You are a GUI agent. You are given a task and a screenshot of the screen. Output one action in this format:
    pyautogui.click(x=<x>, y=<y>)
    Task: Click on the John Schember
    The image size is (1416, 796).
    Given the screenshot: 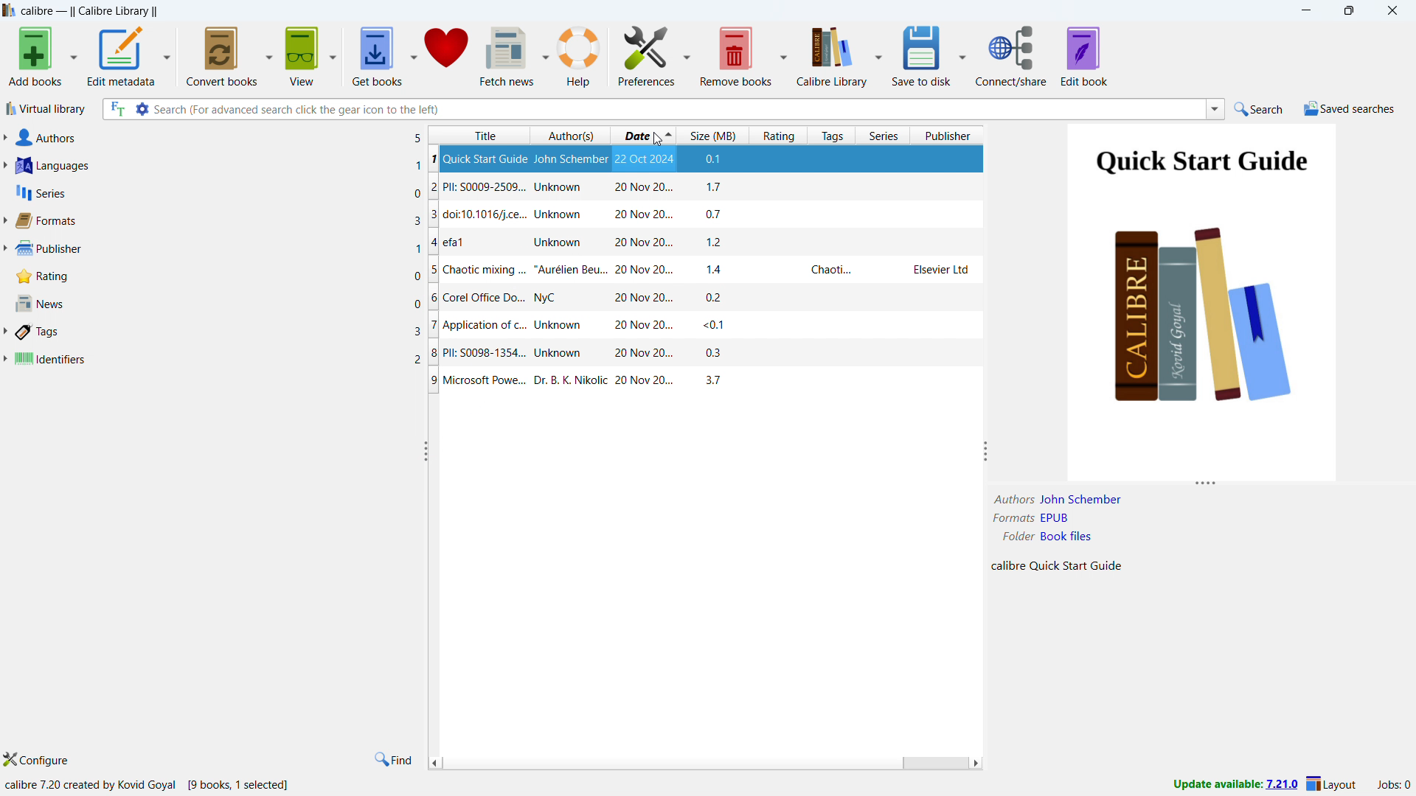 What is the action you would take?
    pyautogui.click(x=571, y=298)
    